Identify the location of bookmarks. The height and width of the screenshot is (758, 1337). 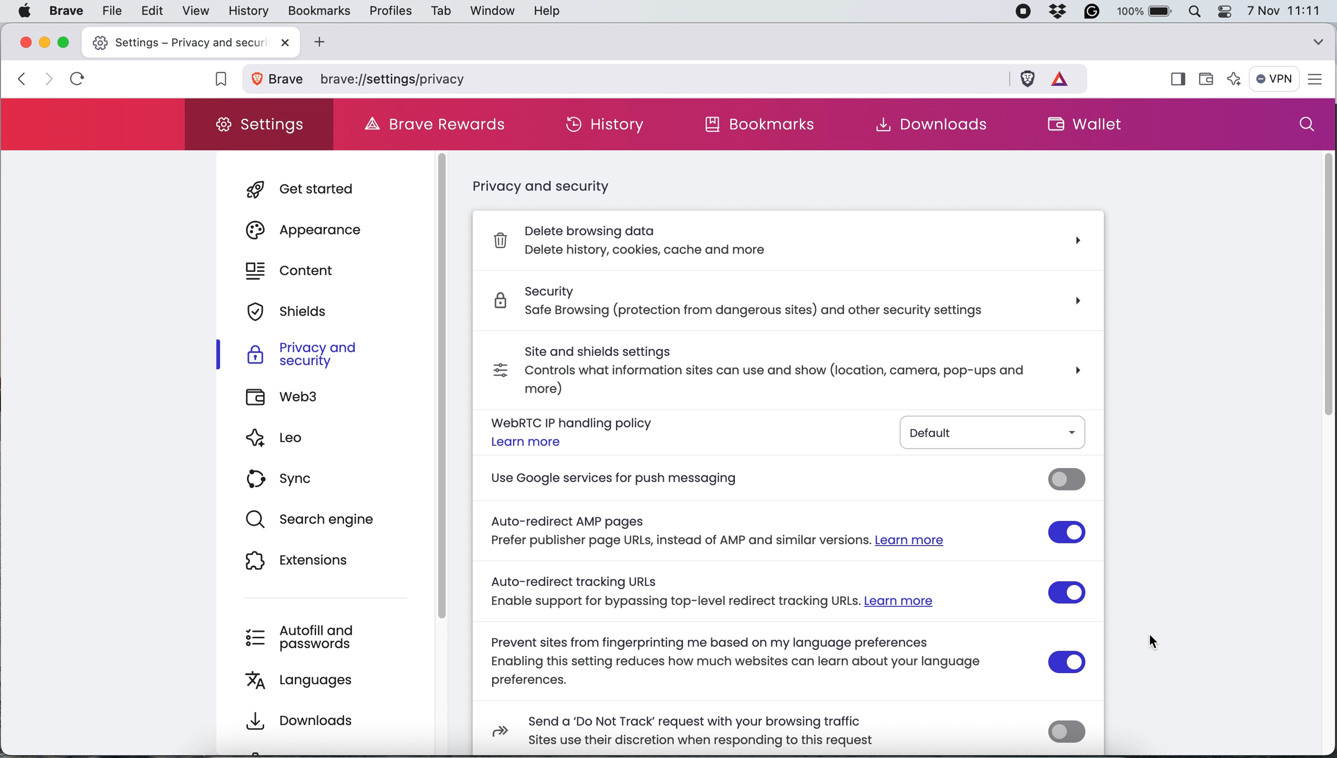
(764, 125).